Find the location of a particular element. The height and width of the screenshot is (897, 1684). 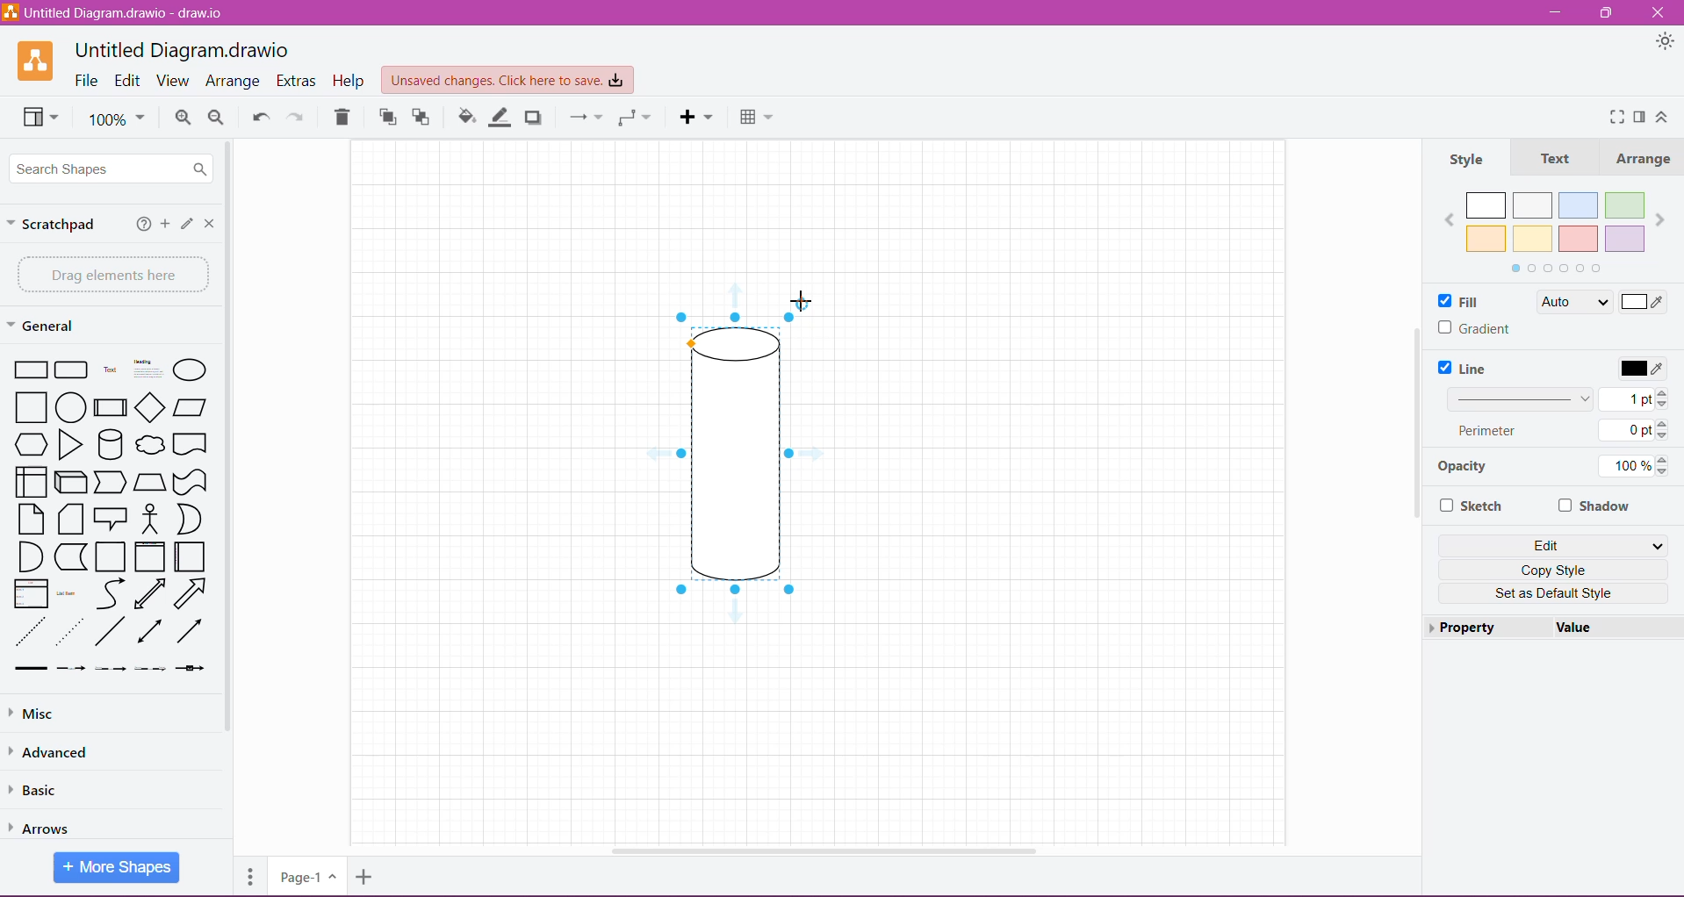

Gradient is located at coordinates (1475, 328).